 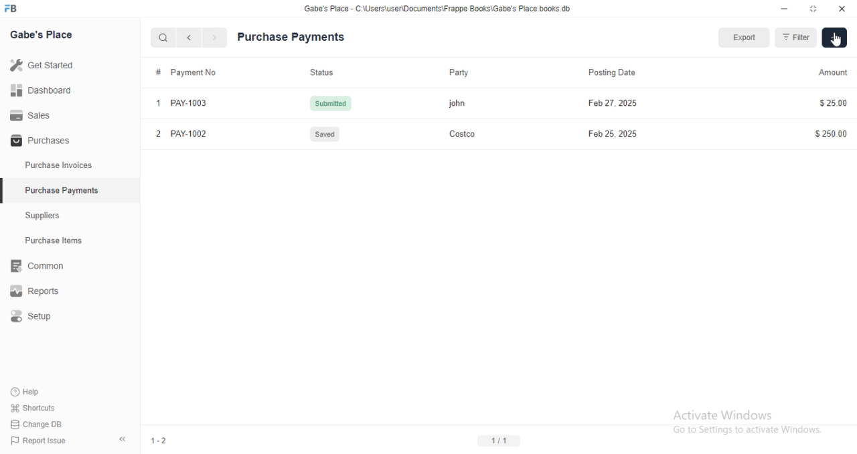 I want to click on resize, so click(x=812, y=9).